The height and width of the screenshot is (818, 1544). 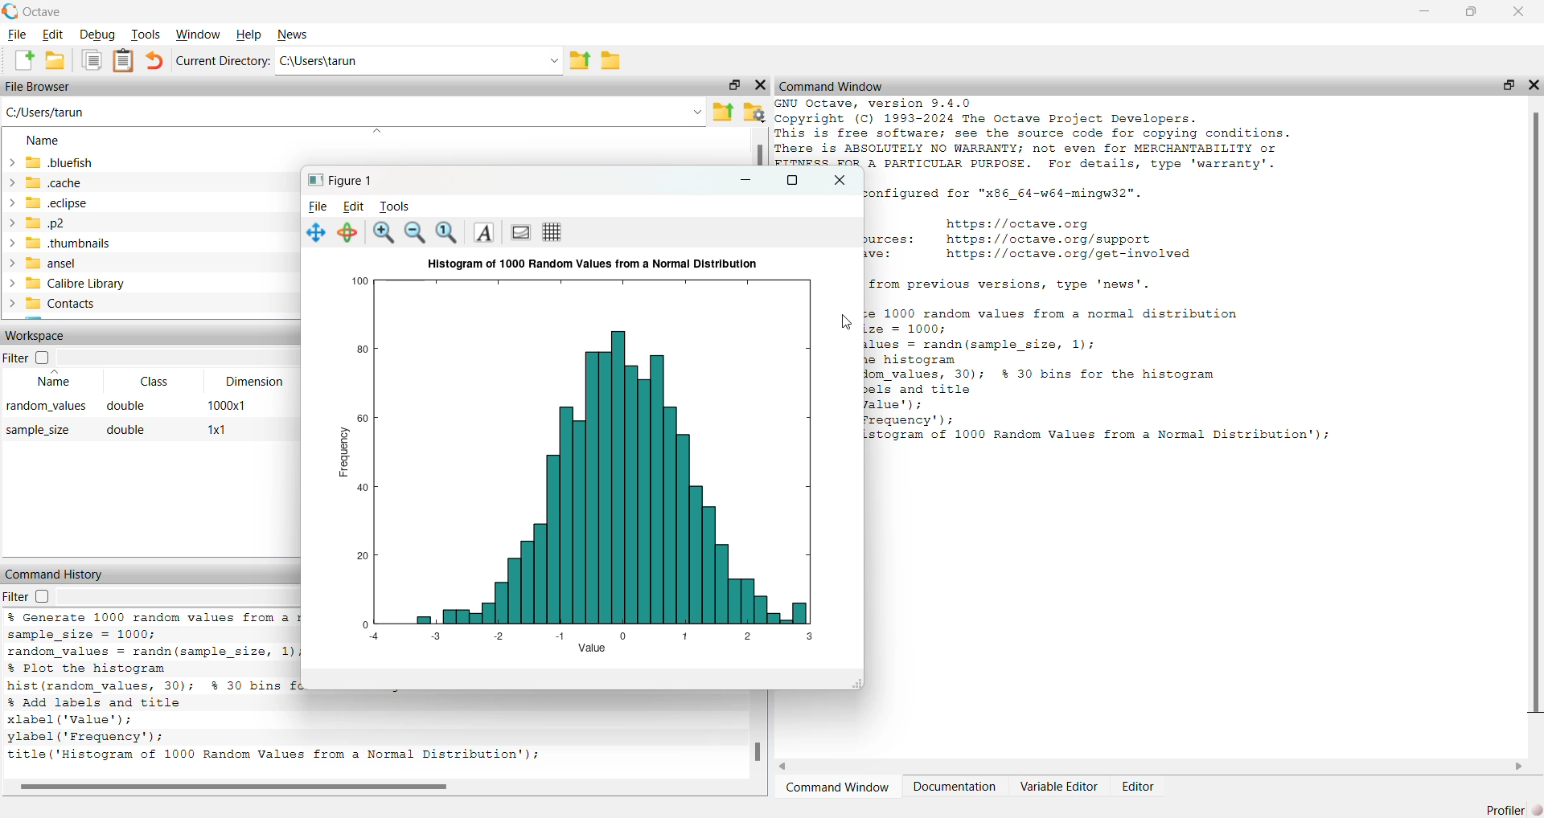 What do you see at coordinates (320, 62) in the screenshot?
I see `C:\Users\tarun` at bounding box center [320, 62].